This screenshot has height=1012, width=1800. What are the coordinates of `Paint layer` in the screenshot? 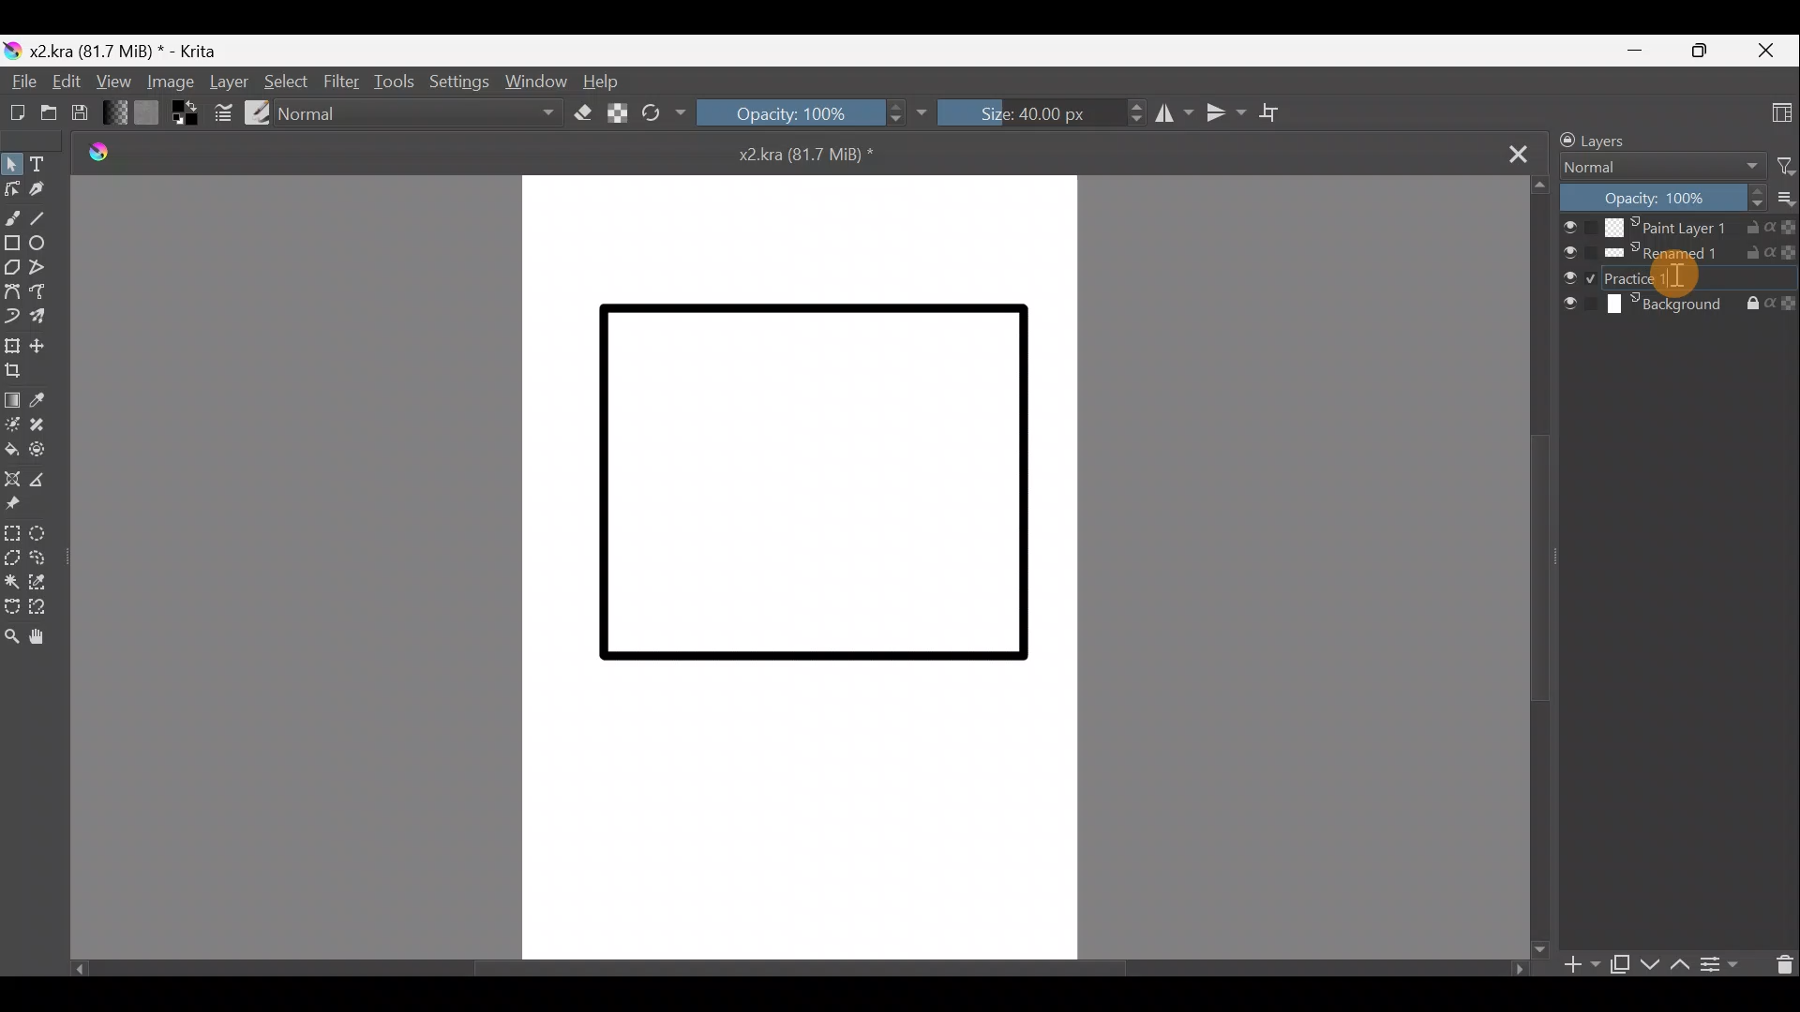 It's located at (1680, 277).